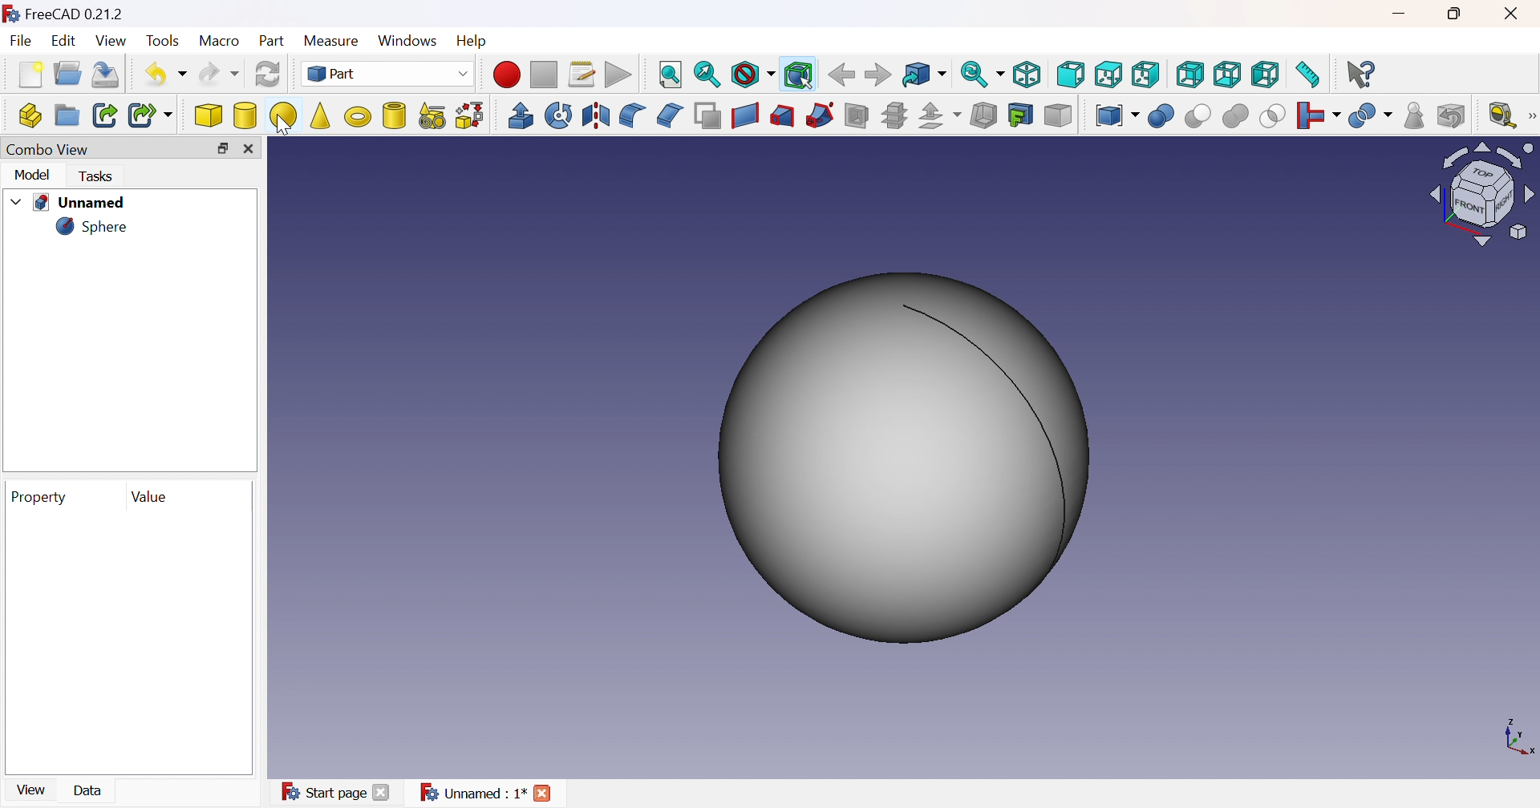 This screenshot has width=1540, height=808. Describe the element at coordinates (115, 42) in the screenshot. I see `View` at that location.